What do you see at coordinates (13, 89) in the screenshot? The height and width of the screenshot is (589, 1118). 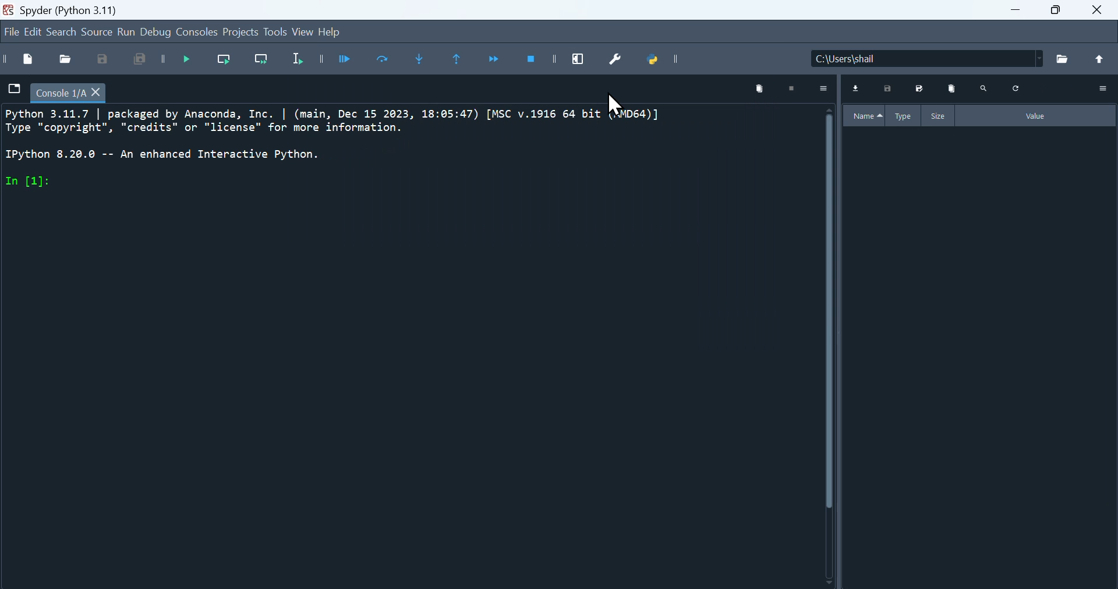 I see `file` at bounding box center [13, 89].